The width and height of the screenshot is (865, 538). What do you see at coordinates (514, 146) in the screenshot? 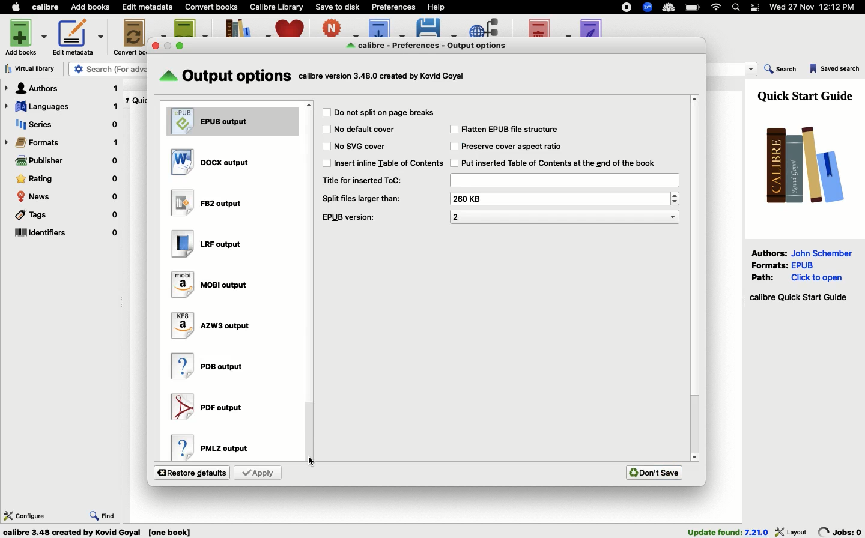
I see `Preserve cover aspect ratio` at bounding box center [514, 146].